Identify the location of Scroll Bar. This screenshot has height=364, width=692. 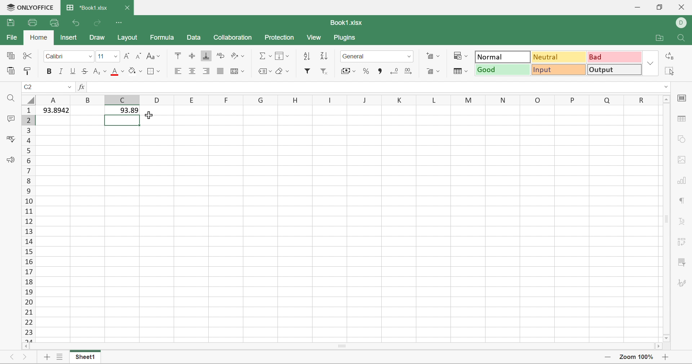
(665, 220).